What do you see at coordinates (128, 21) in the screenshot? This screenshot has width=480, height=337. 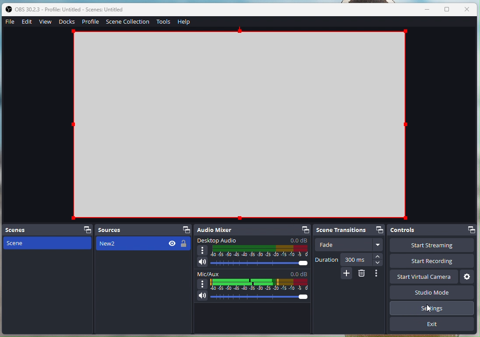 I see `Scene Collection` at bounding box center [128, 21].